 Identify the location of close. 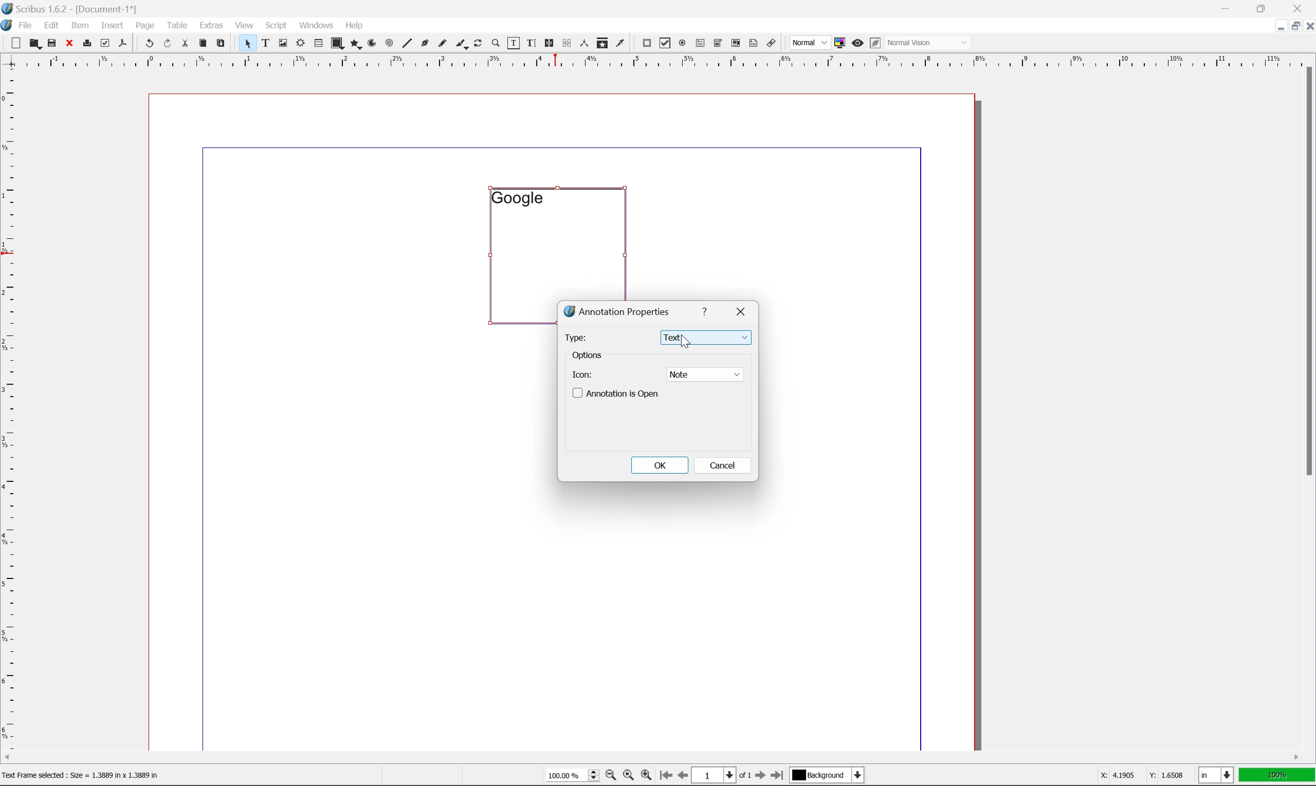
(70, 42).